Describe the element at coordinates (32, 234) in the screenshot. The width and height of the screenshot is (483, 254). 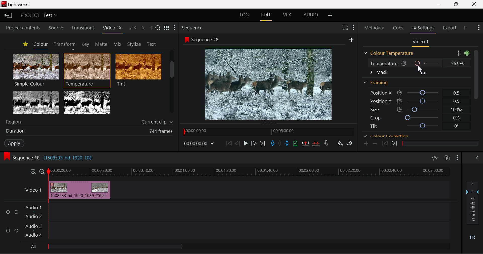
I see `Audio 4` at that location.